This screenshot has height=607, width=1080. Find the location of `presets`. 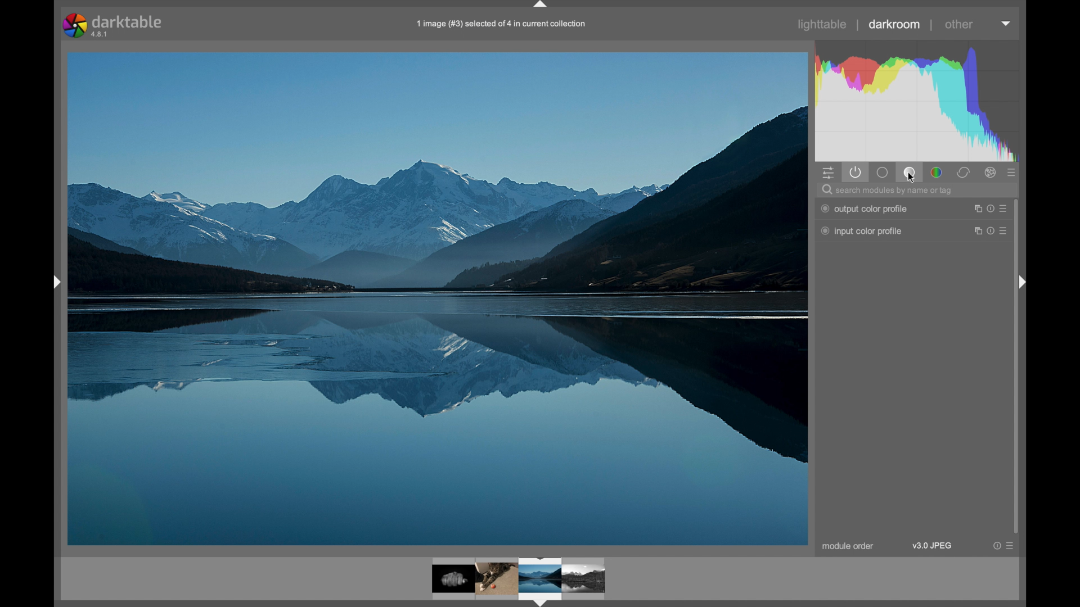

presets is located at coordinates (1014, 174).